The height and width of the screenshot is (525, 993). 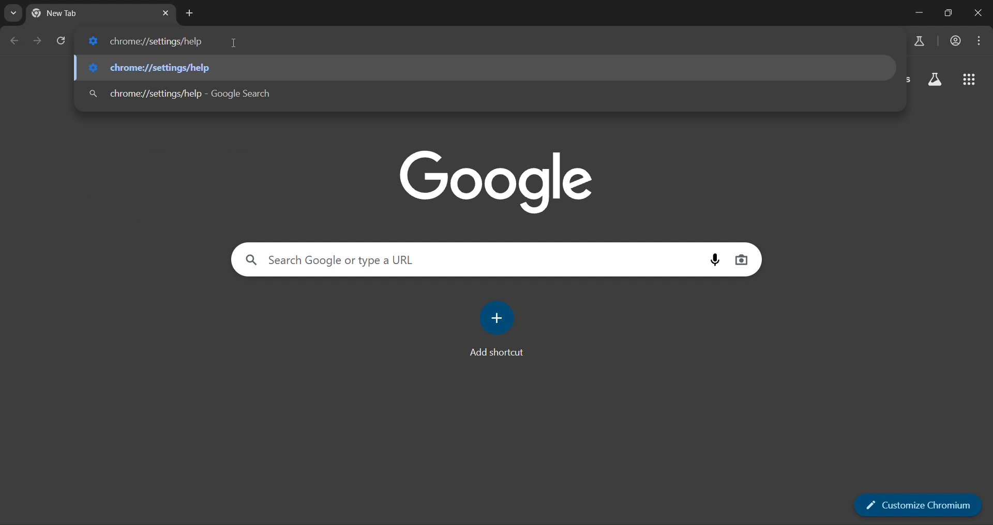 What do you see at coordinates (500, 328) in the screenshot?
I see `add shortcut` at bounding box center [500, 328].